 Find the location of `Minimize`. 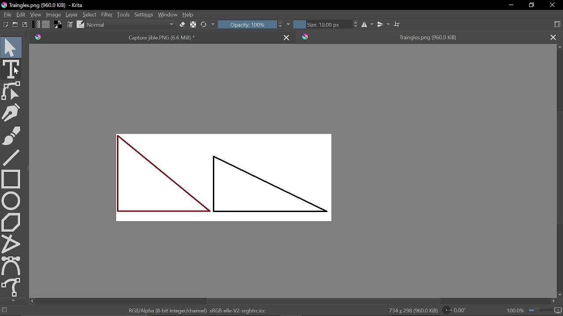

Minimize is located at coordinates (510, 5).